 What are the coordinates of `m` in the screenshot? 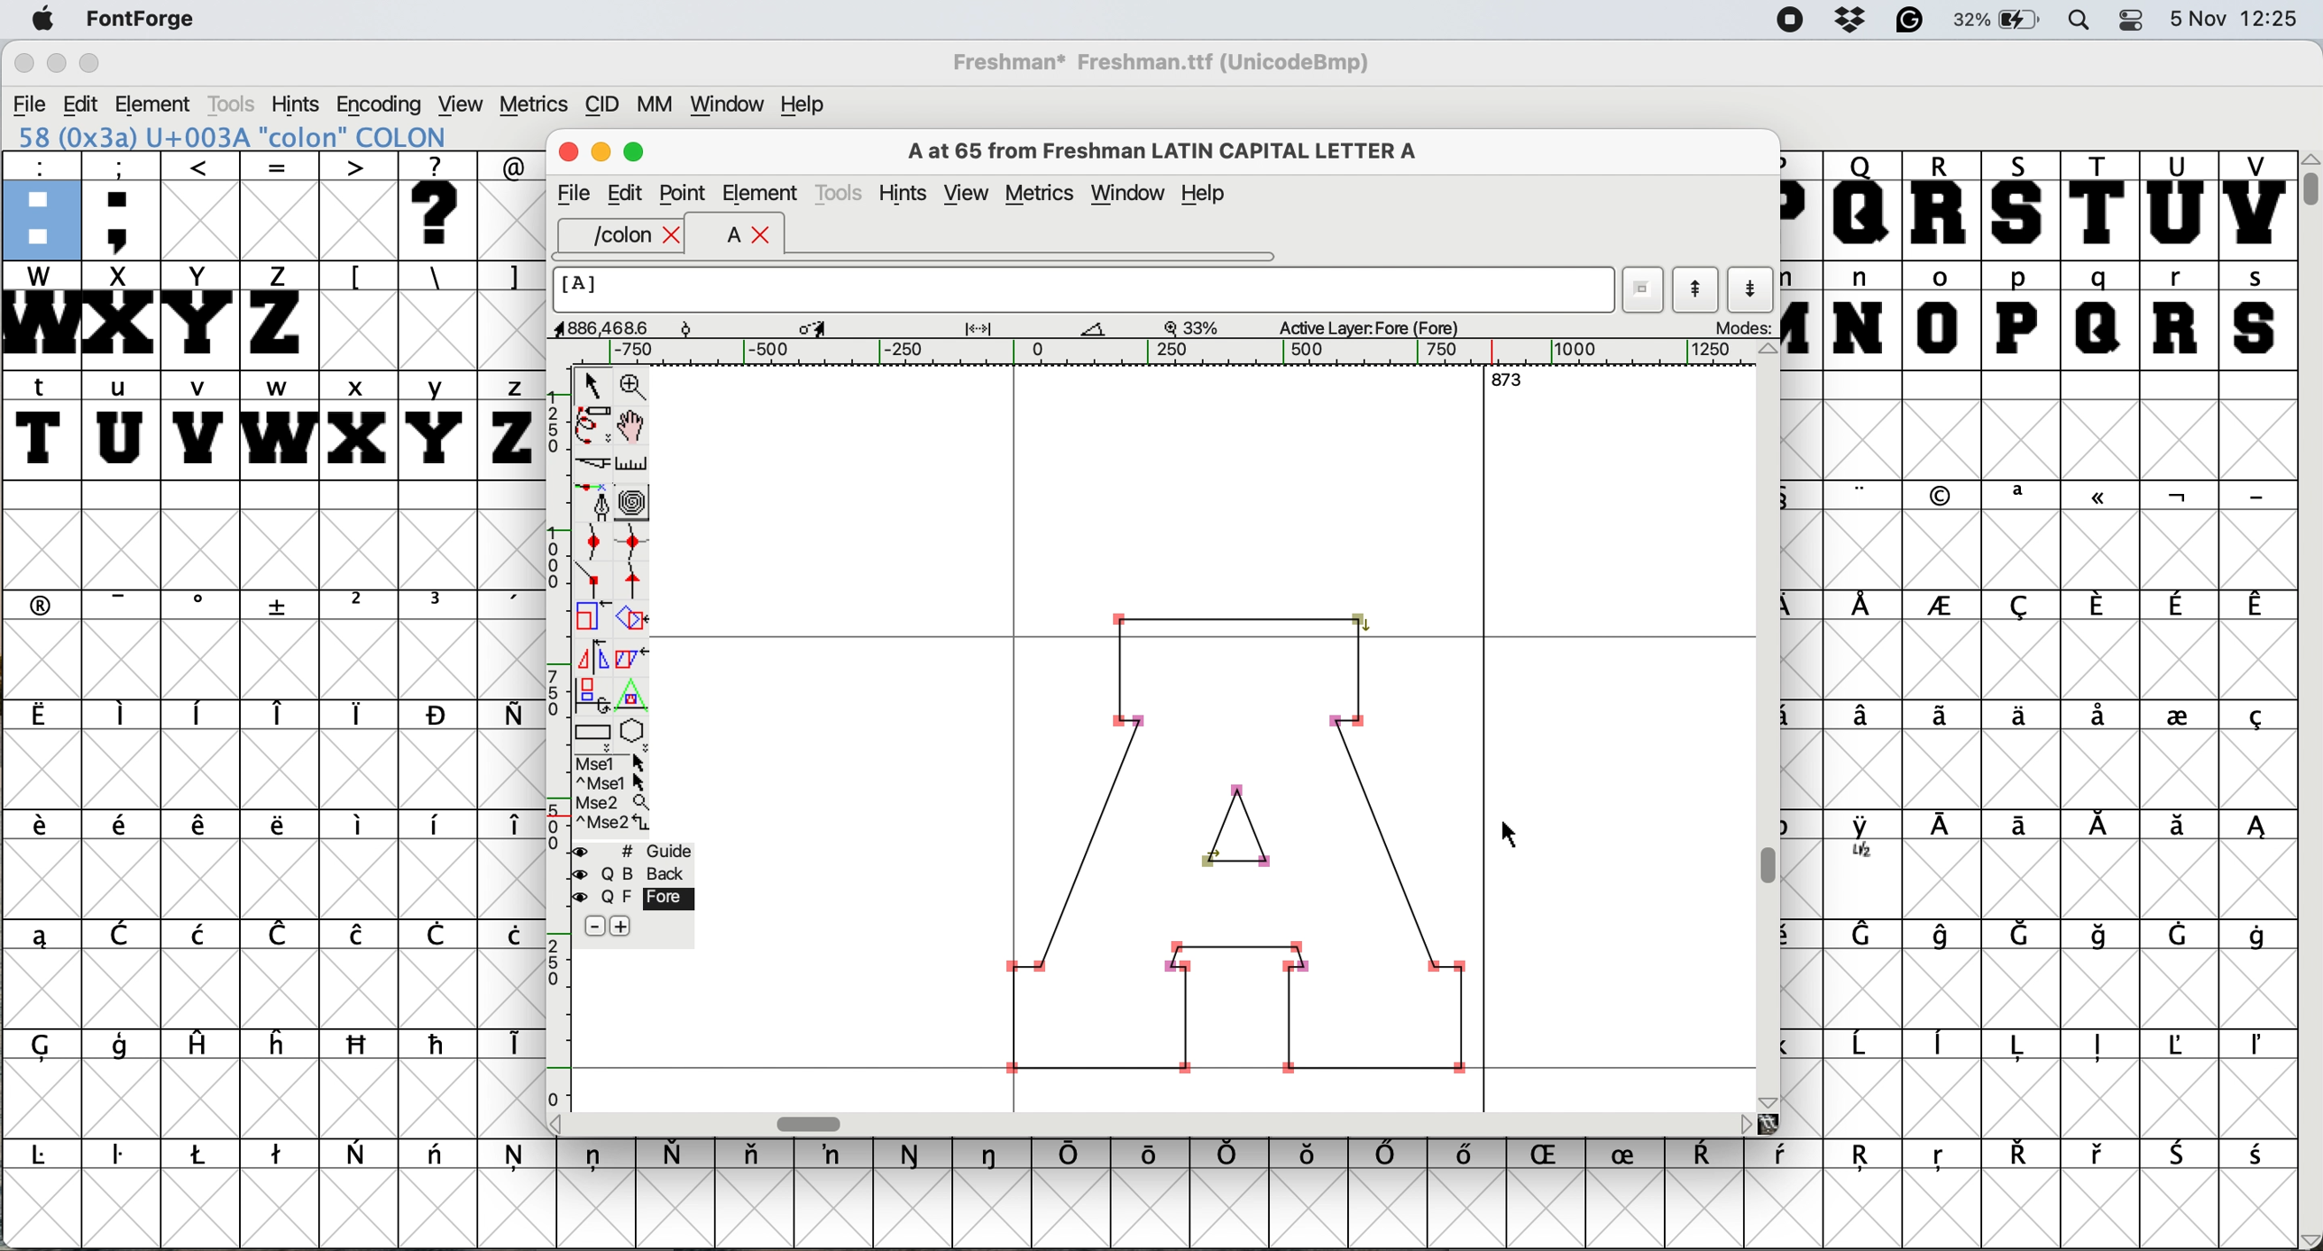 It's located at (1803, 315).